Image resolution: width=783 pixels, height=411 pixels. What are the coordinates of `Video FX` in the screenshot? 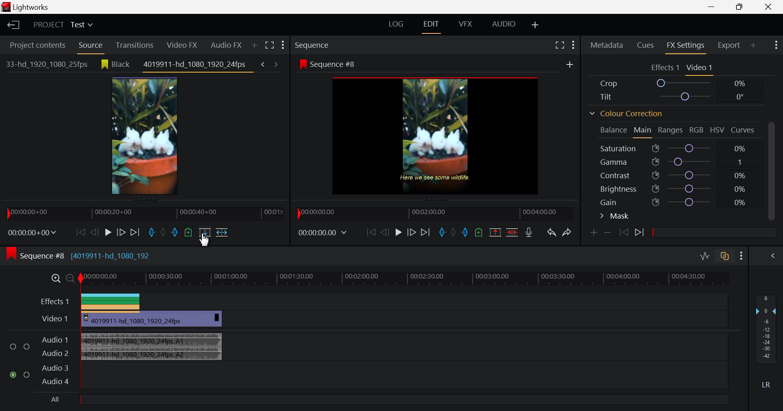 It's located at (181, 45).